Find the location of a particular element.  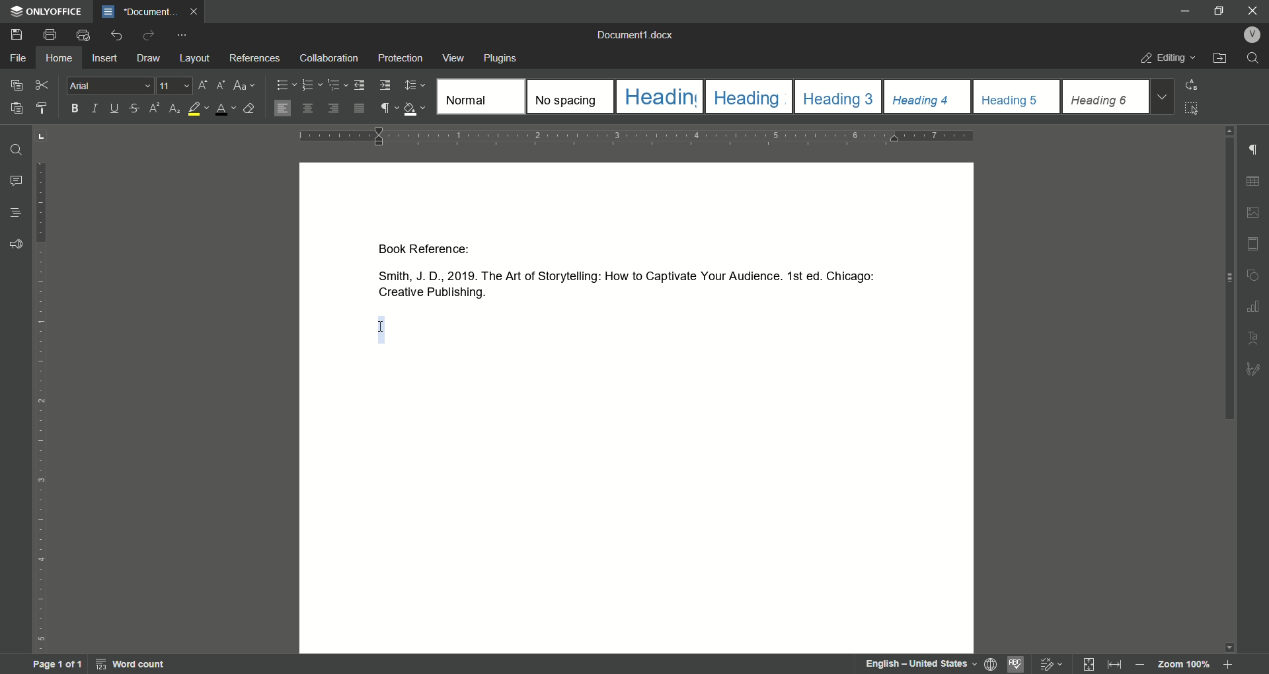

vertical orientation is located at coordinates (42, 391).